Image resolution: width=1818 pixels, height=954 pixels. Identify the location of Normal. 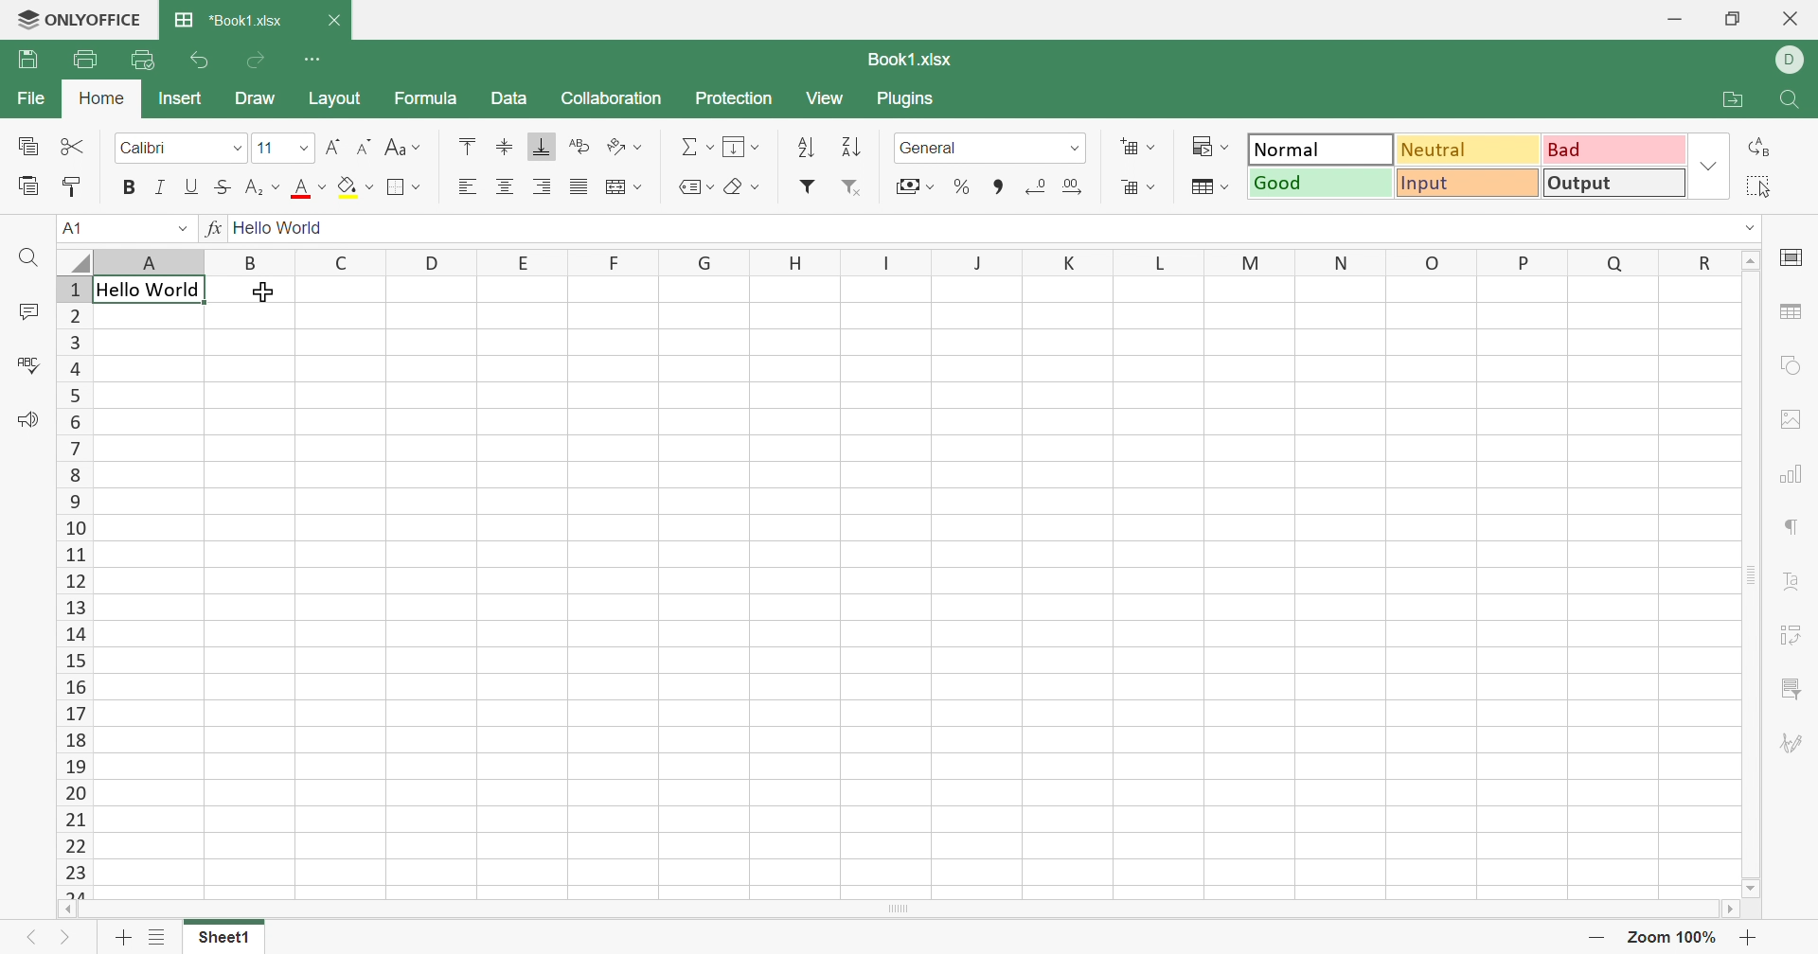
(1323, 150).